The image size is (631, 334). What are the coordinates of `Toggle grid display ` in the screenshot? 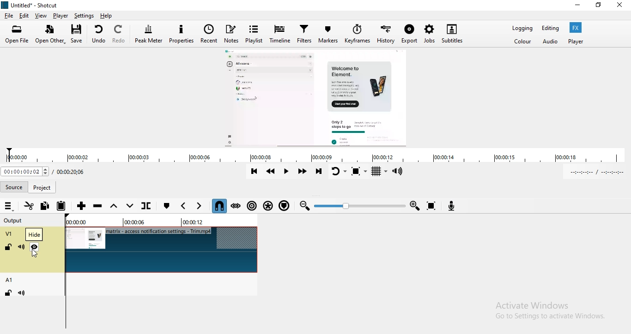 It's located at (379, 173).